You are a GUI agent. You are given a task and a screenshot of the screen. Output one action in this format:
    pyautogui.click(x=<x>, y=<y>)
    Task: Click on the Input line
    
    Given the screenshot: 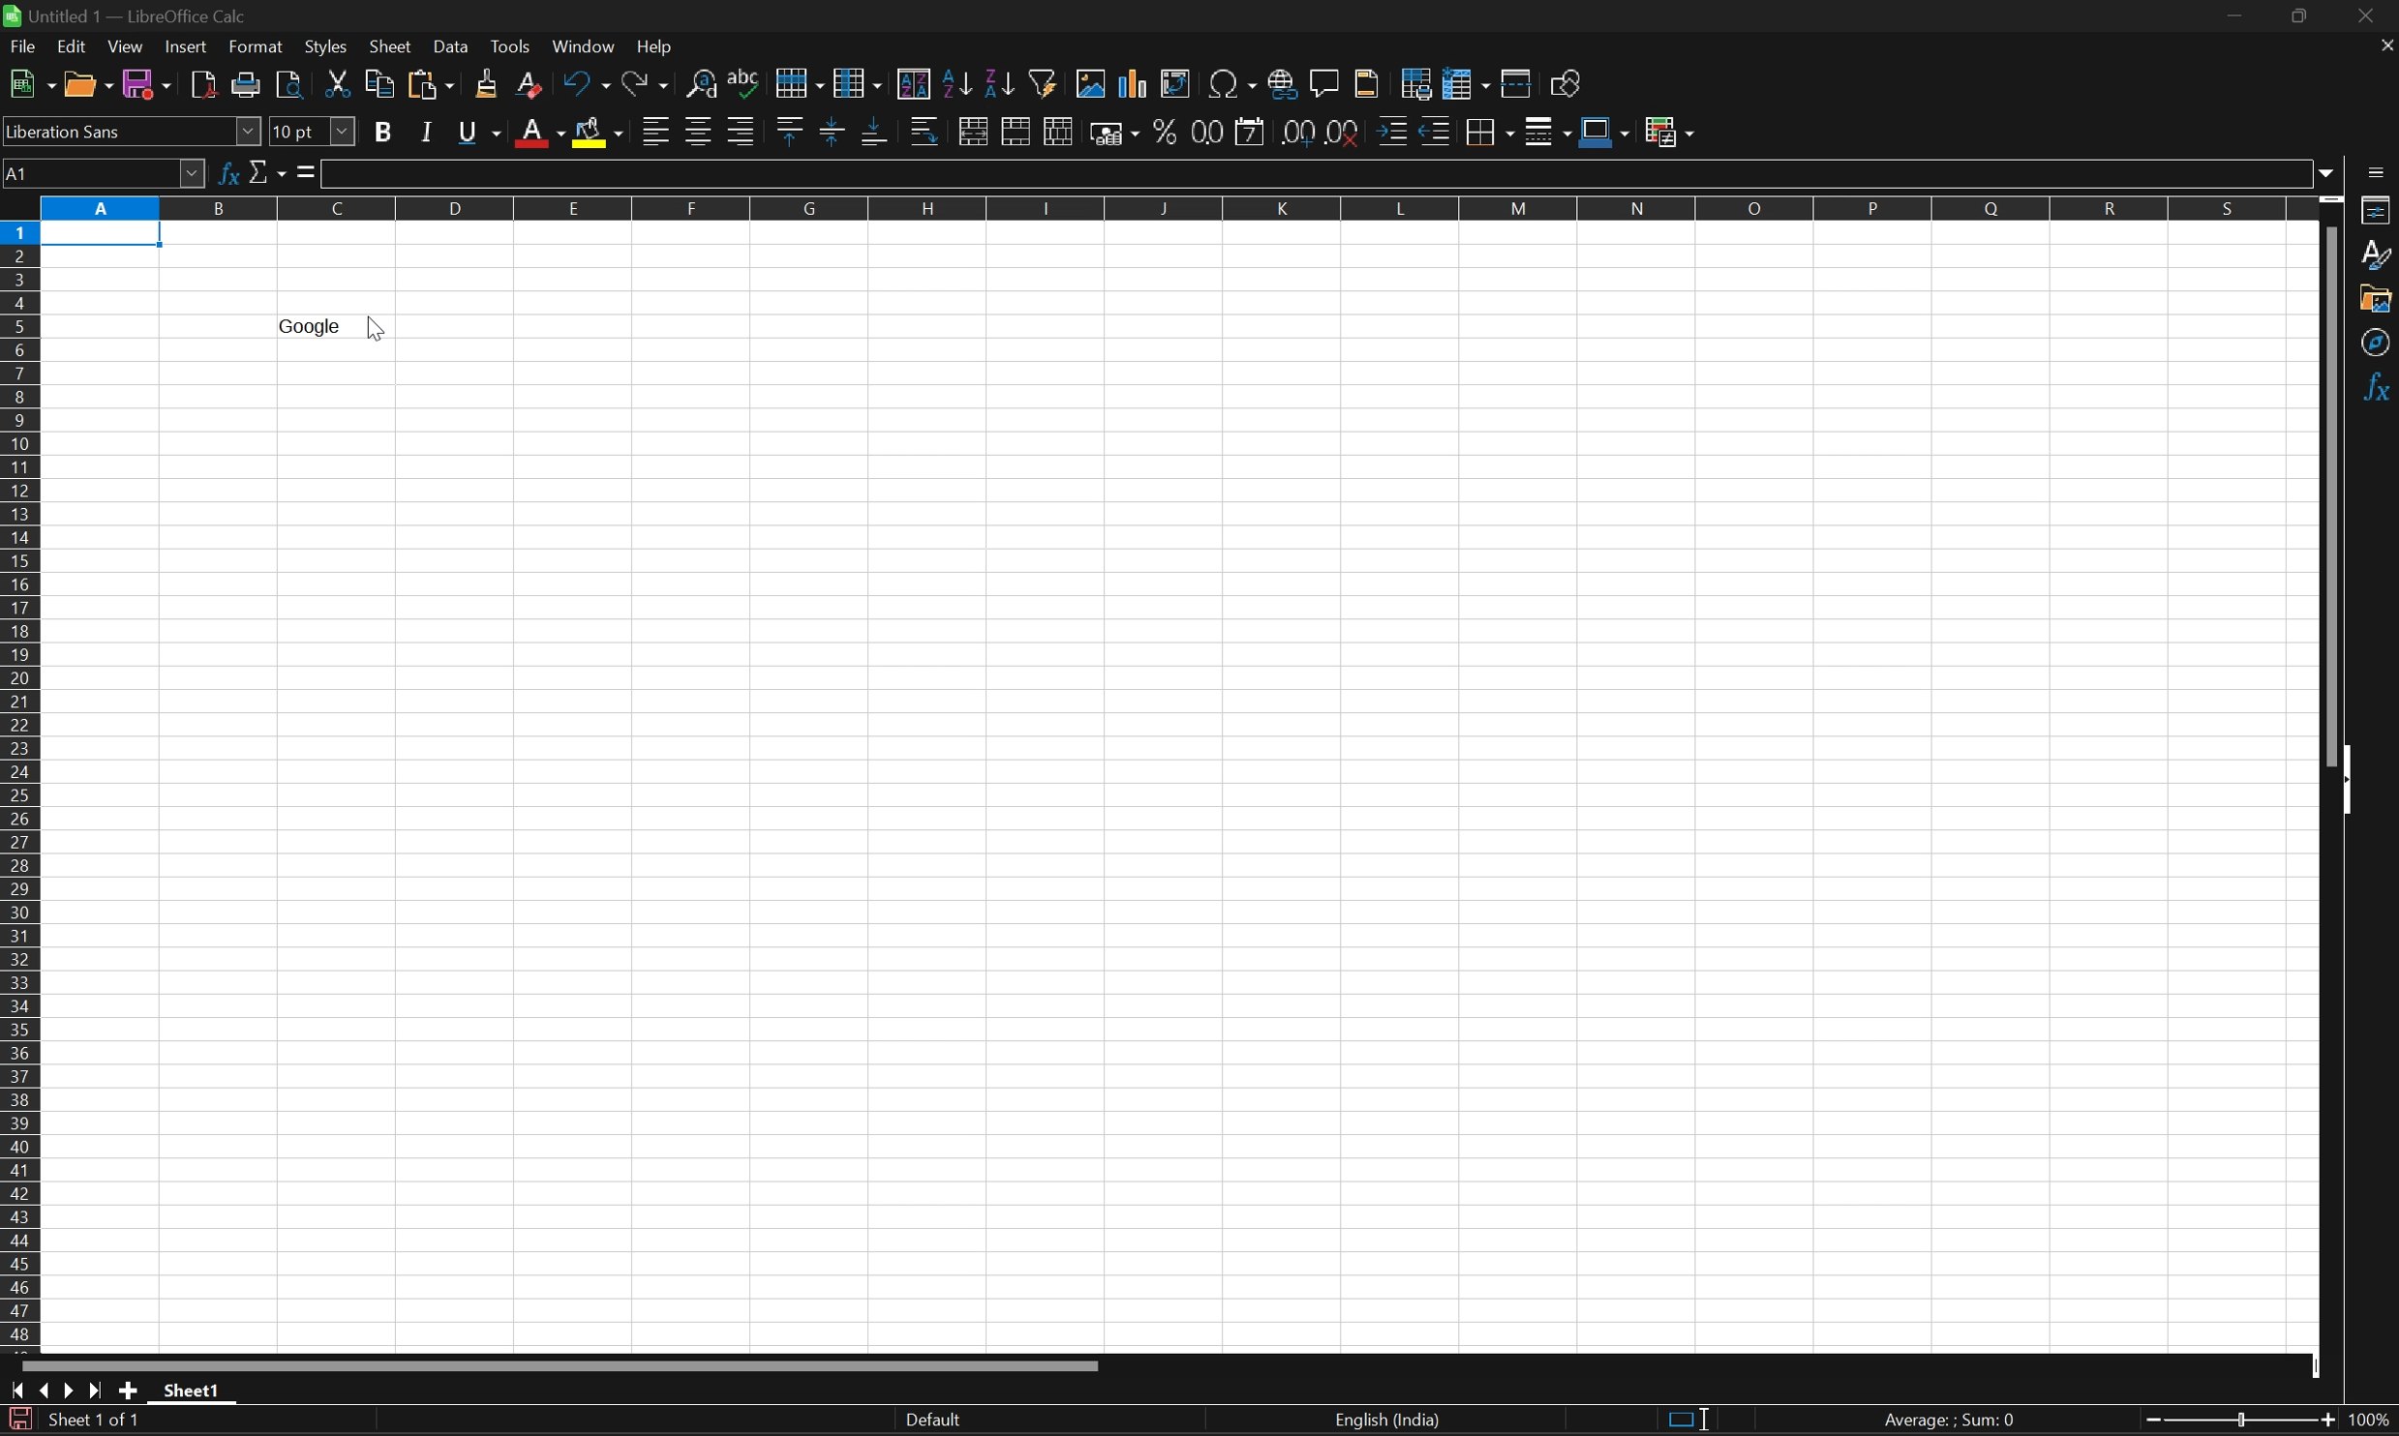 What is the action you would take?
    pyautogui.click(x=1317, y=172)
    